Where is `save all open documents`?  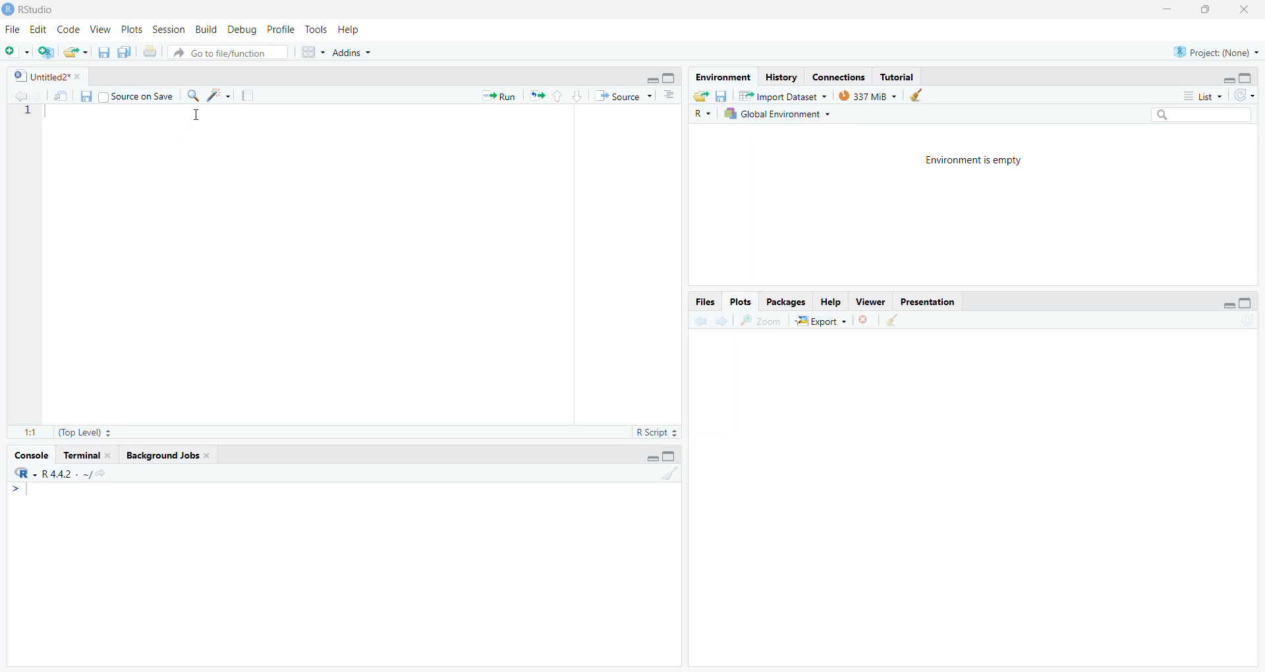 save all open documents is located at coordinates (125, 52).